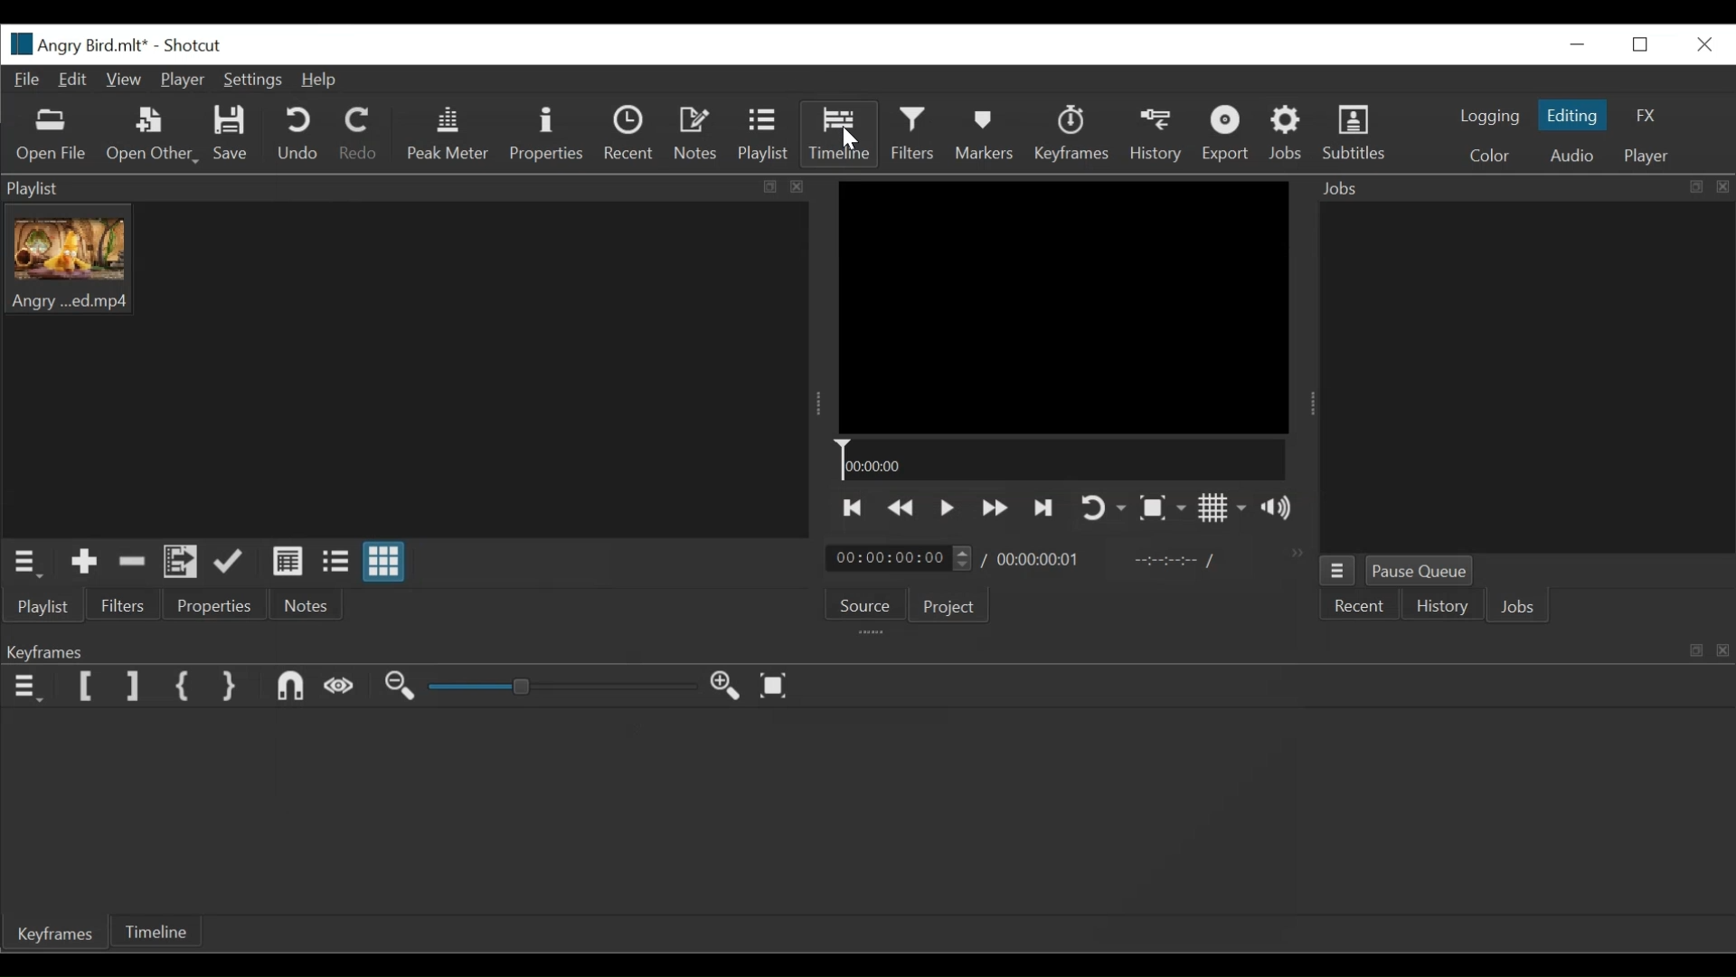  What do you see at coordinates (303, 605) in the screenshot?
I see `Notes` at bounding box center [303, 605].